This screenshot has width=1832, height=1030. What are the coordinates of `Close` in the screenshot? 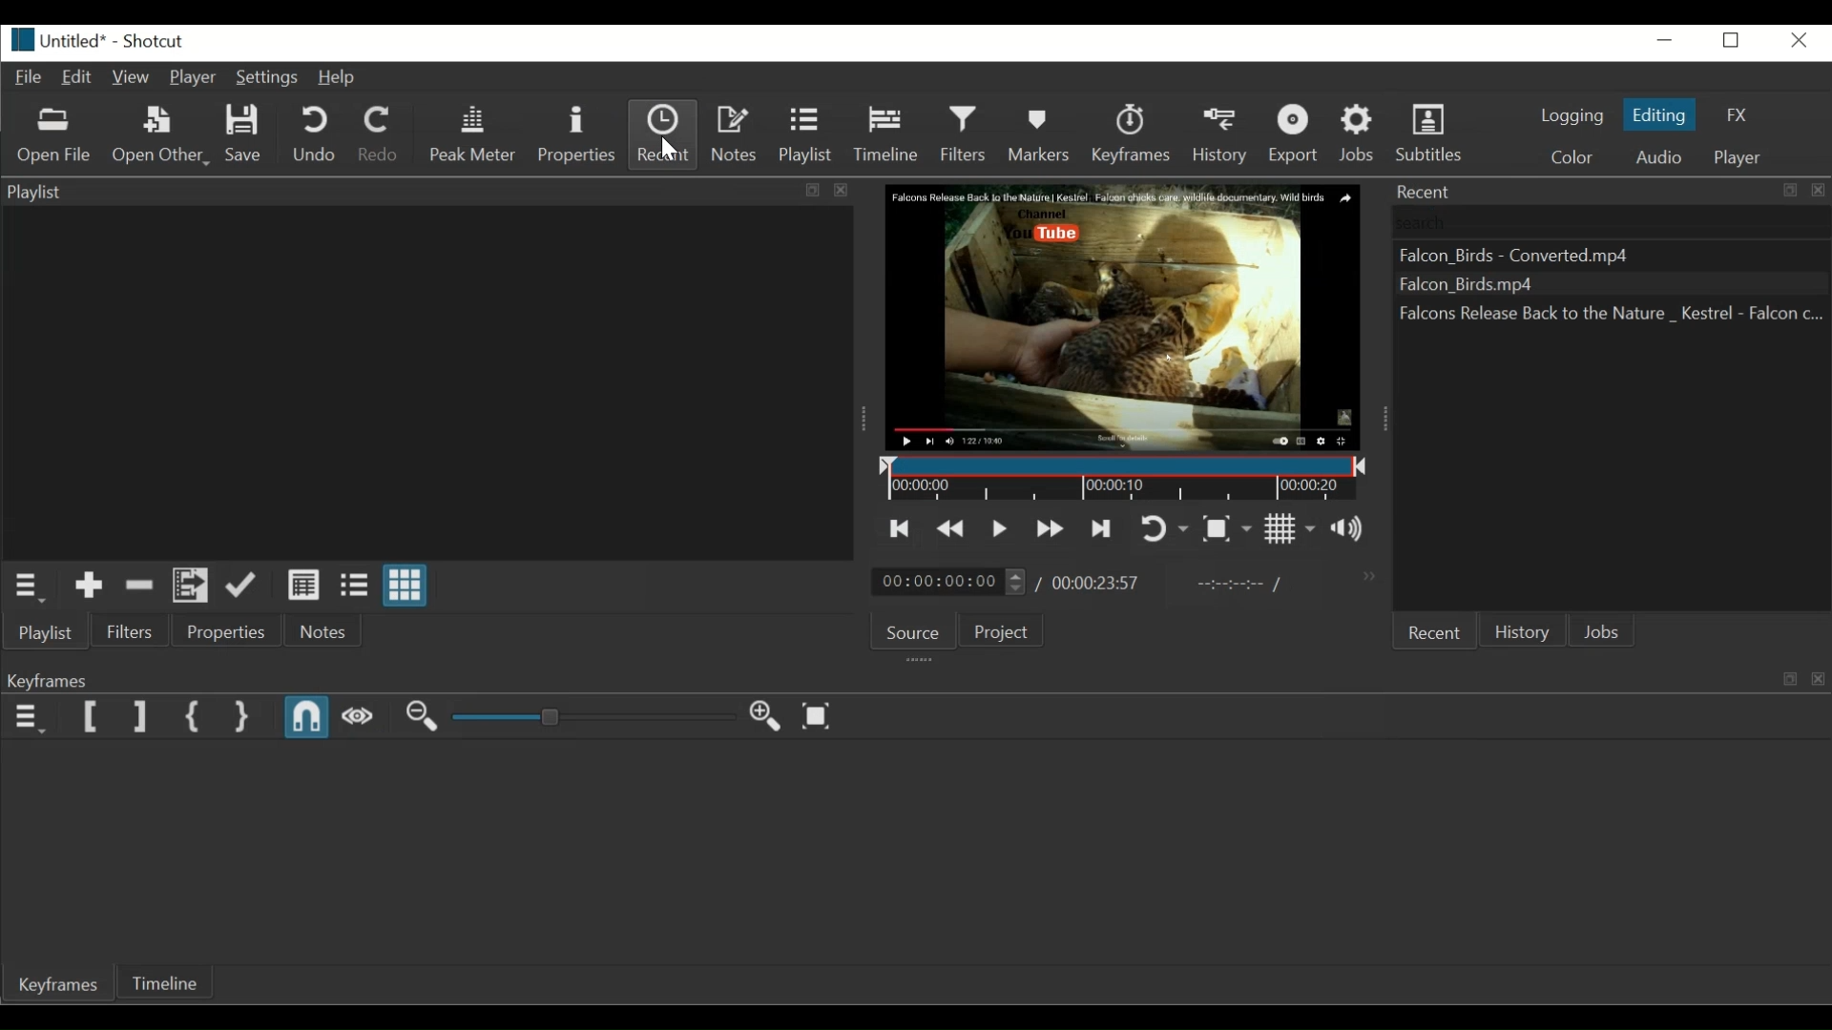 It's located at (1796, 40).